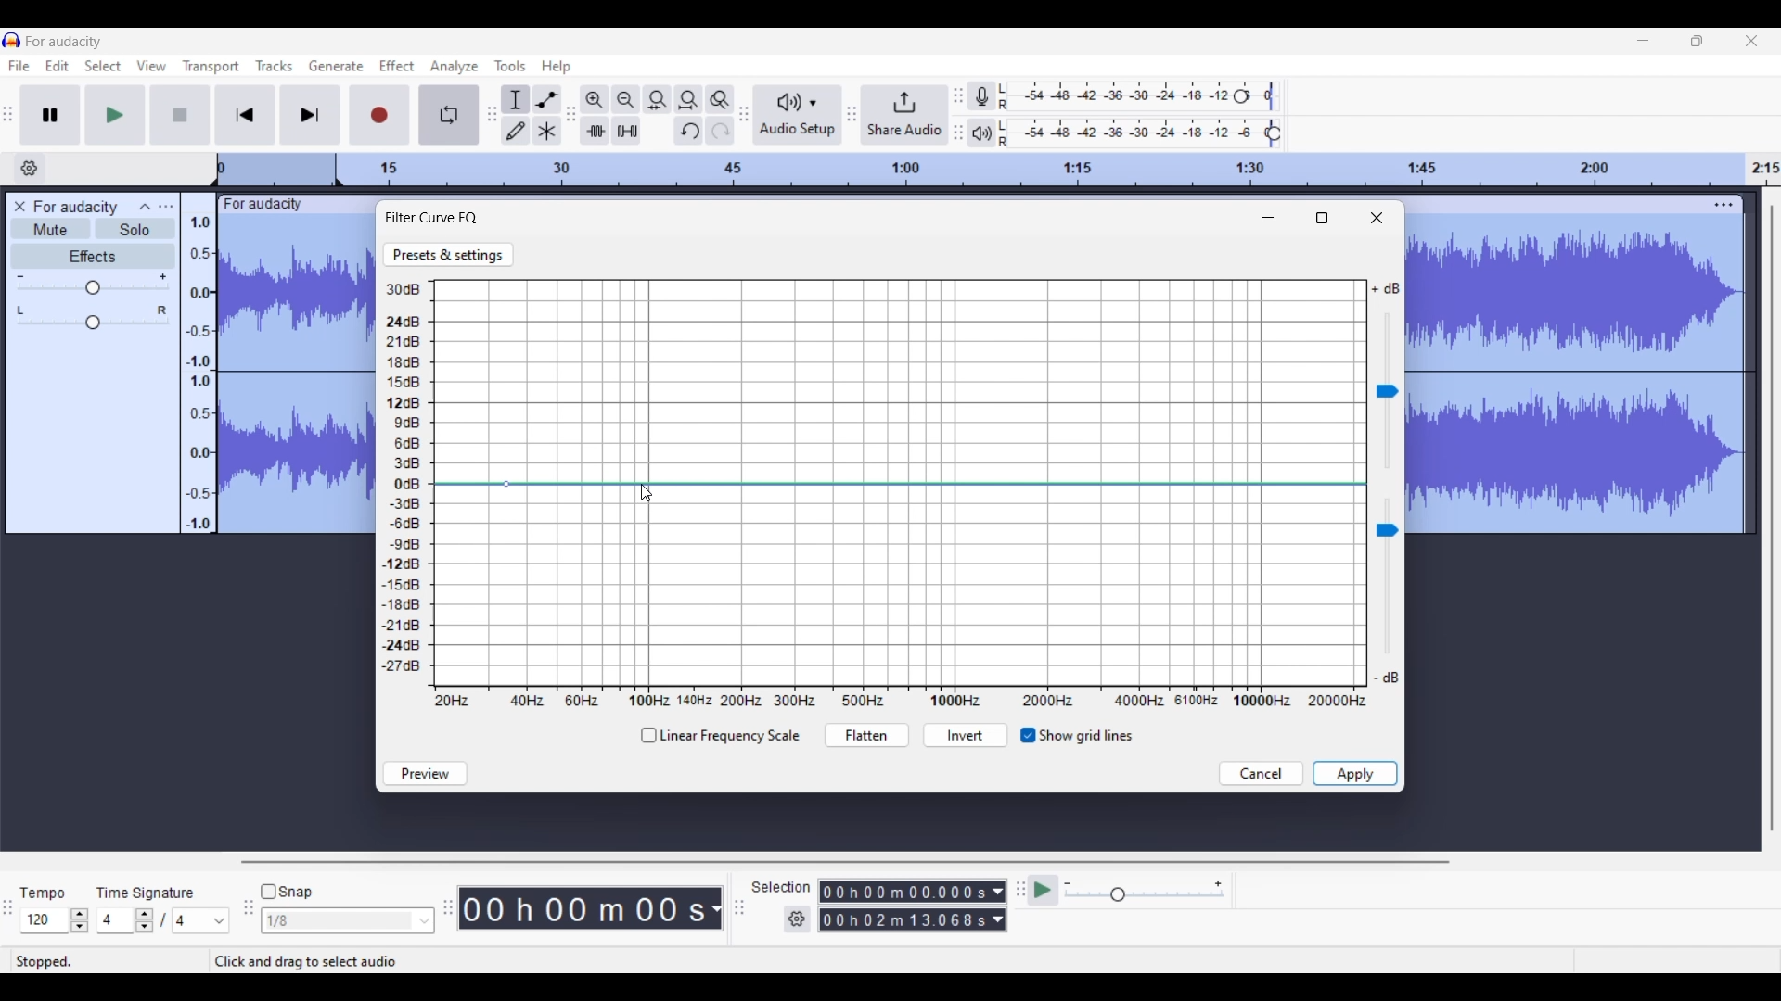  Describe the element at coordinates (1387, 577) in the screenshot. I see `Chnage sound` at that location.